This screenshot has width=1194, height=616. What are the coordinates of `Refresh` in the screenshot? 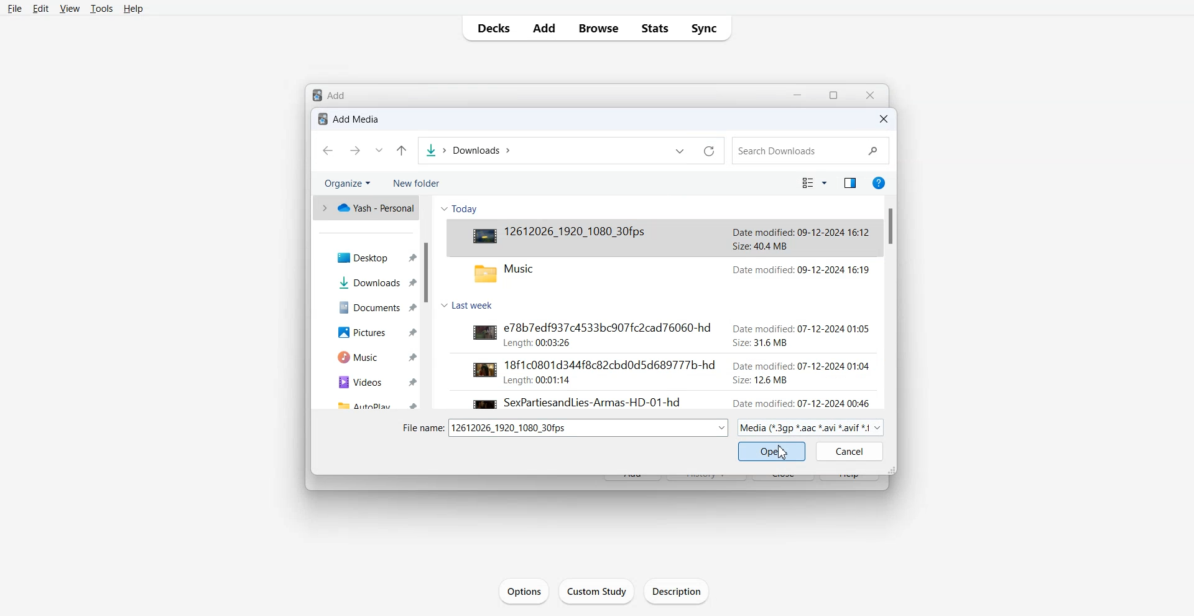 It's located at (709, 150).